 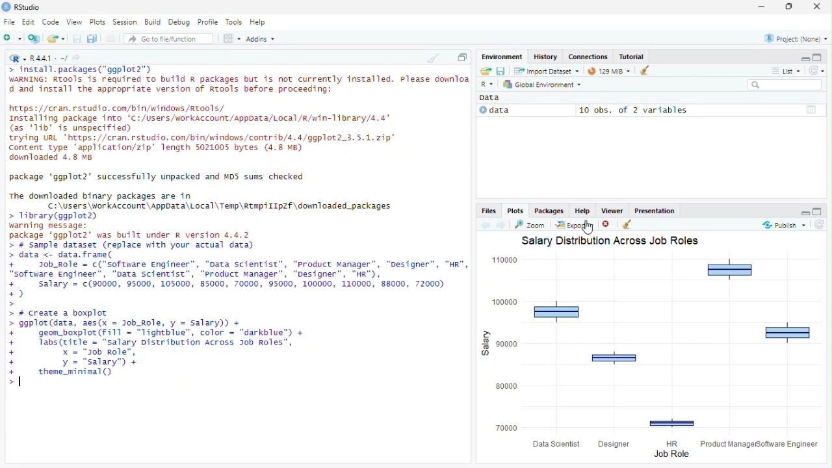 What do you see at coordinates (13, 38) in the screenshot?
I see `New File` at bounding box center [13, 38].